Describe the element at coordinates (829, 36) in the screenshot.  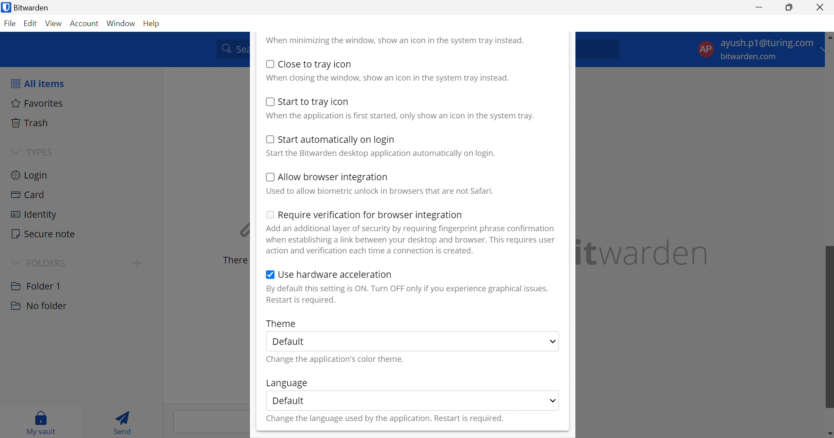
I see `scroll up` at that location.